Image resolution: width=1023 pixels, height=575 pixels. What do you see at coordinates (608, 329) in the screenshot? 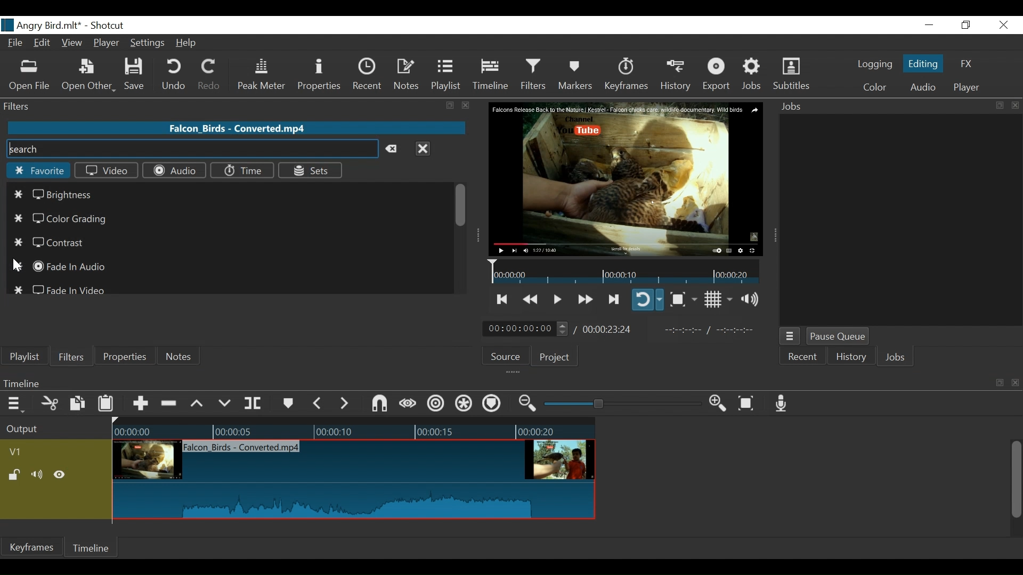
I see `Total Duration` at bounding box center [608, 329].